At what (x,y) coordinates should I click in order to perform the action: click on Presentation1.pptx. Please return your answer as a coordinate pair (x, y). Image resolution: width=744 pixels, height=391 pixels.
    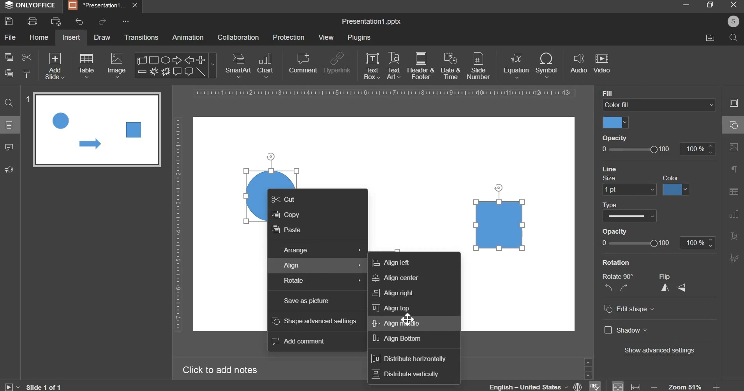
    Looking at the image, I should click on (371, 22).